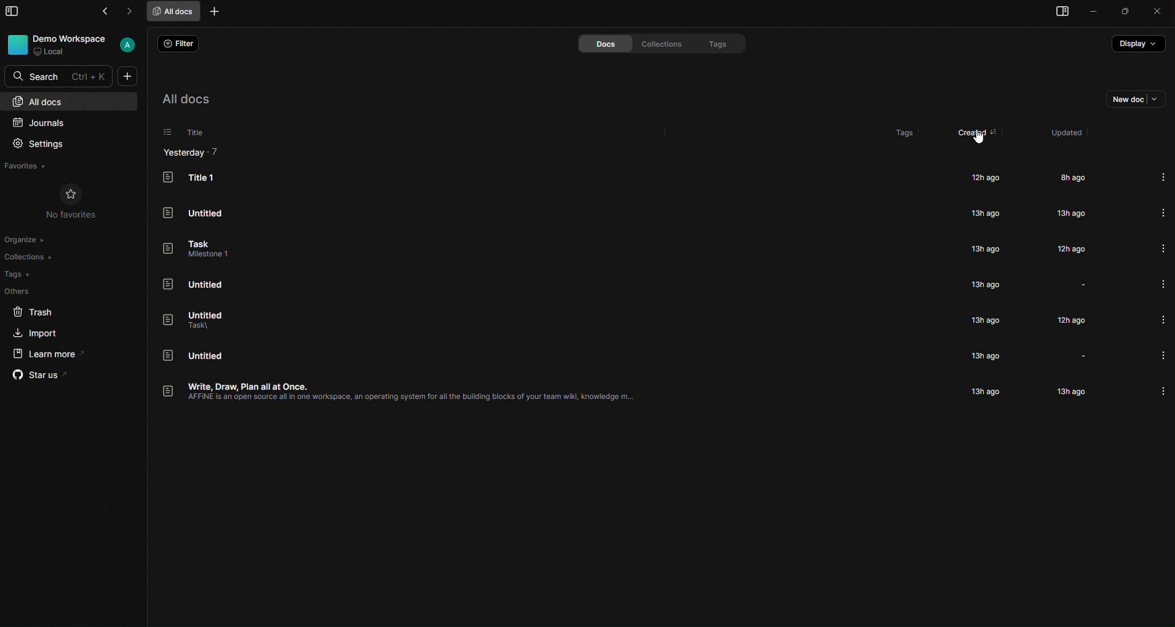 The width and height of the screenshot is (1175, 627). What do you see at coordinates (1092, 12) in the screenshot?
I see `minimize` at bounding box center [1092, 12].